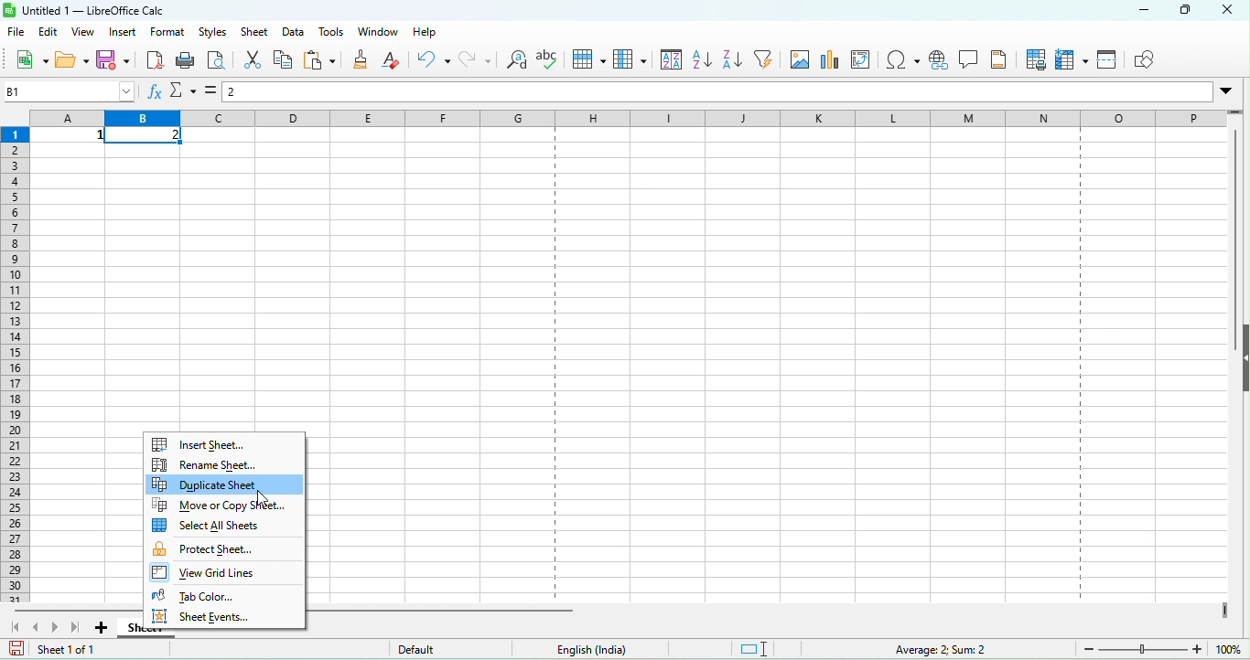 The width and height of the screenshot is (1250, 660). What do you see at coordinates (64, 650) in the screenshot?
I see `sheet 1 of 1` at bounding box center [64, 650].